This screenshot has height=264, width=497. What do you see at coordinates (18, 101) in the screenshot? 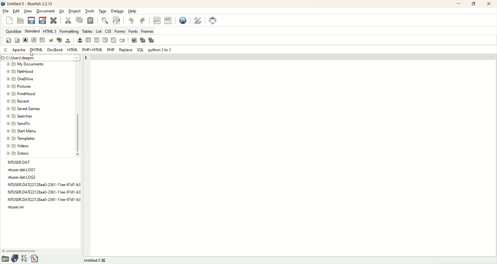
I see `recent` at bounding box center [18, 101].